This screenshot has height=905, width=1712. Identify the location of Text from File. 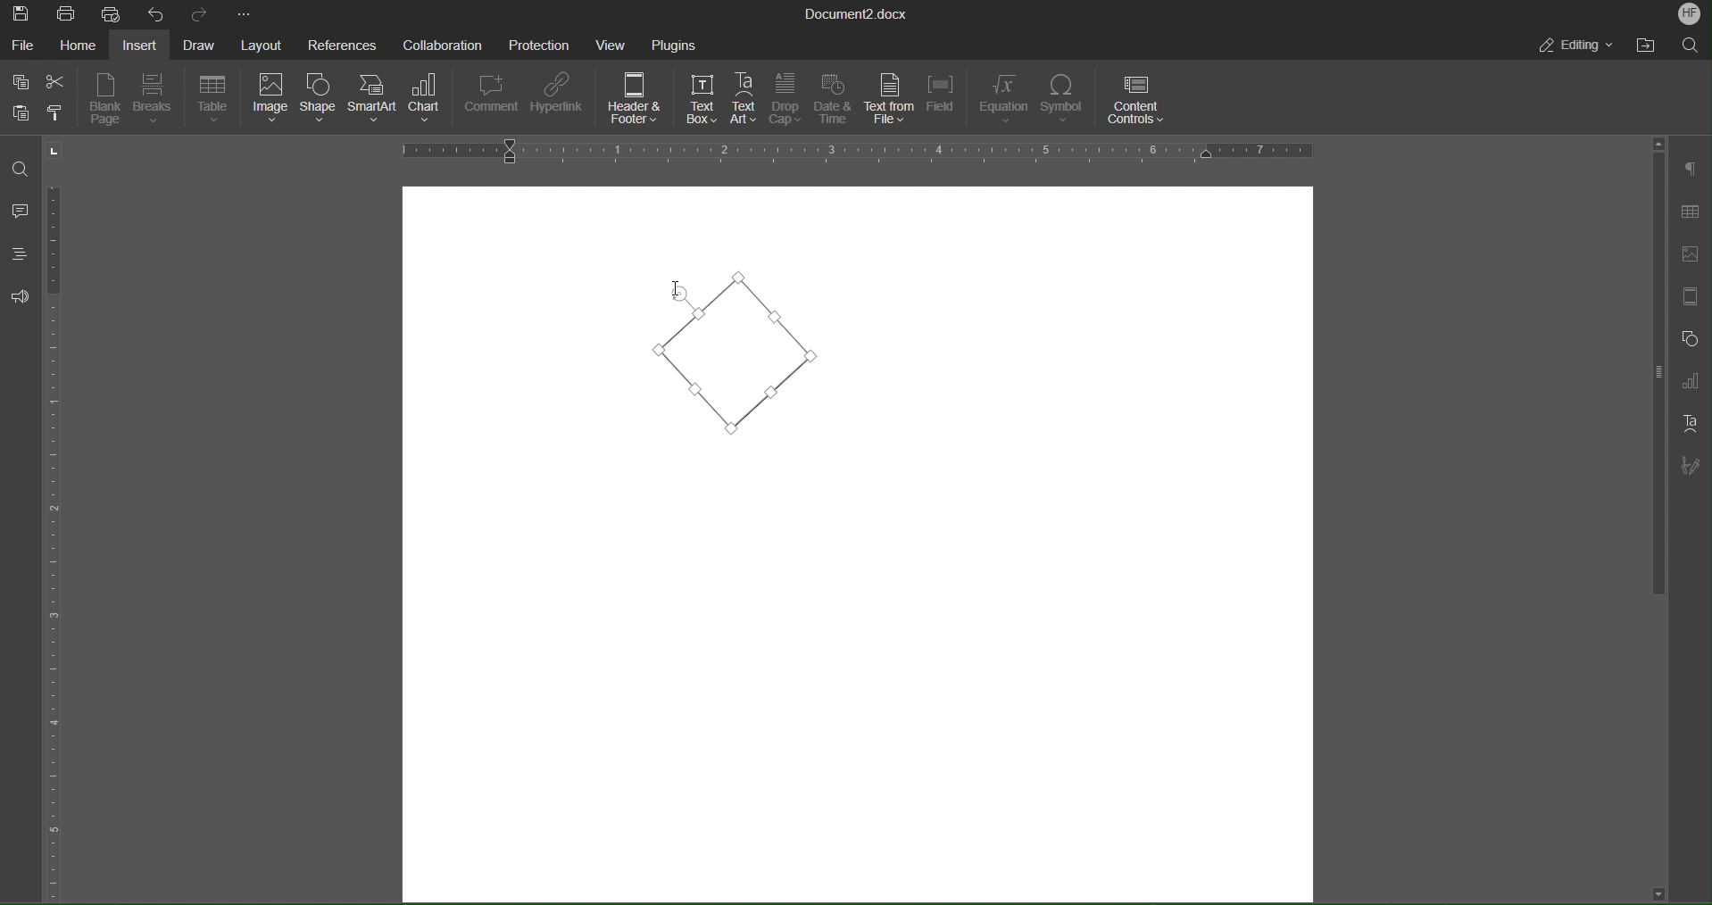
(888, 99).